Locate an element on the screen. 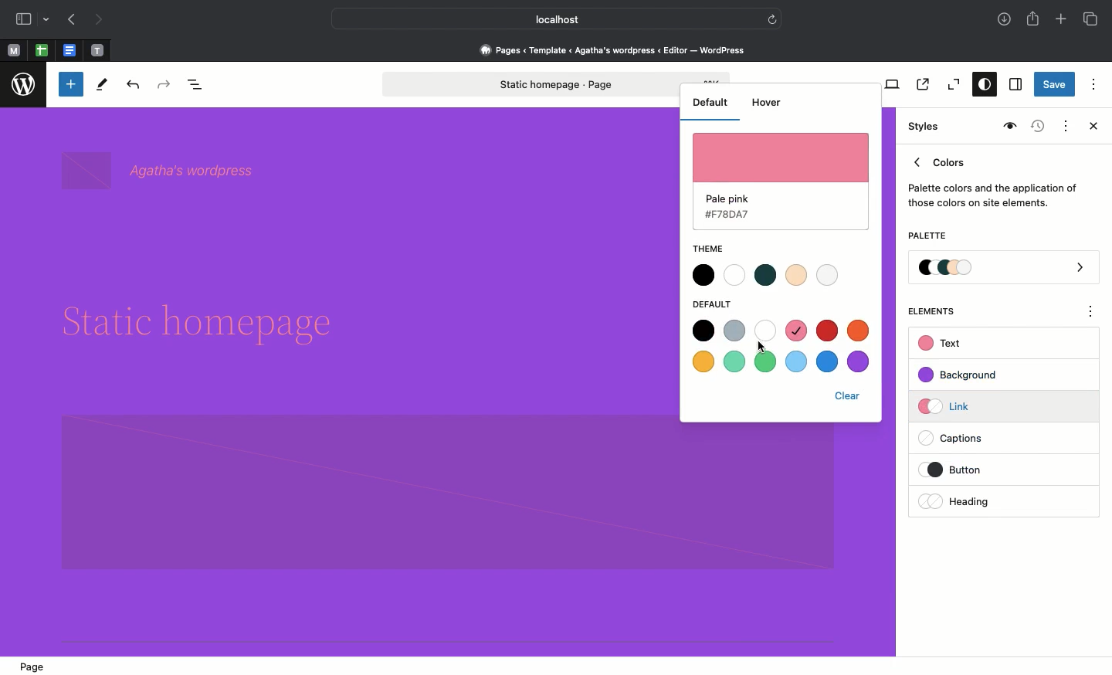 Image resolution: width=1112 pixels, height=675 pixels. Headline is located at coordinates (202, 317).